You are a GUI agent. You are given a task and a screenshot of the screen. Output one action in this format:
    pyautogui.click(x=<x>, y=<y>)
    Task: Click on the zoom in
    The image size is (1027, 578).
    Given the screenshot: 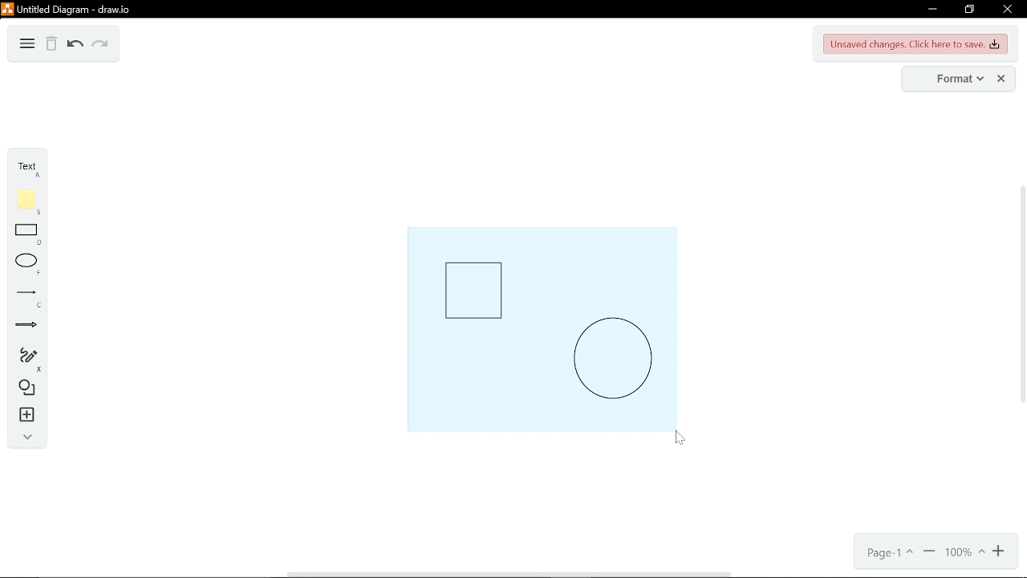 What is the action you would take?
    pyautogui.click(x=1000, y=553)
    